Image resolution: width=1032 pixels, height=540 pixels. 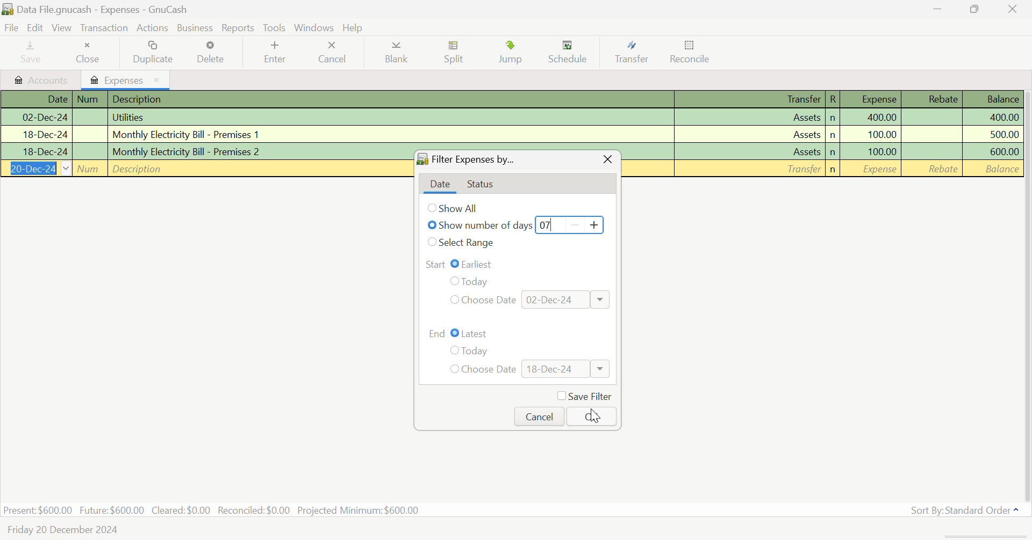 What do you see at coordinates (518, 264) in the screenshot?
I see `Range Start: Earliest` at bounding box center [518, 264].